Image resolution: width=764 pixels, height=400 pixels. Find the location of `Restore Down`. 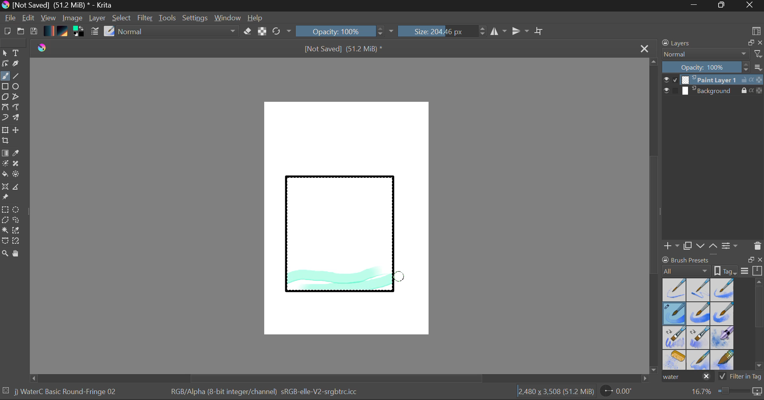

Restore Down is located at coordinates (697, 6).